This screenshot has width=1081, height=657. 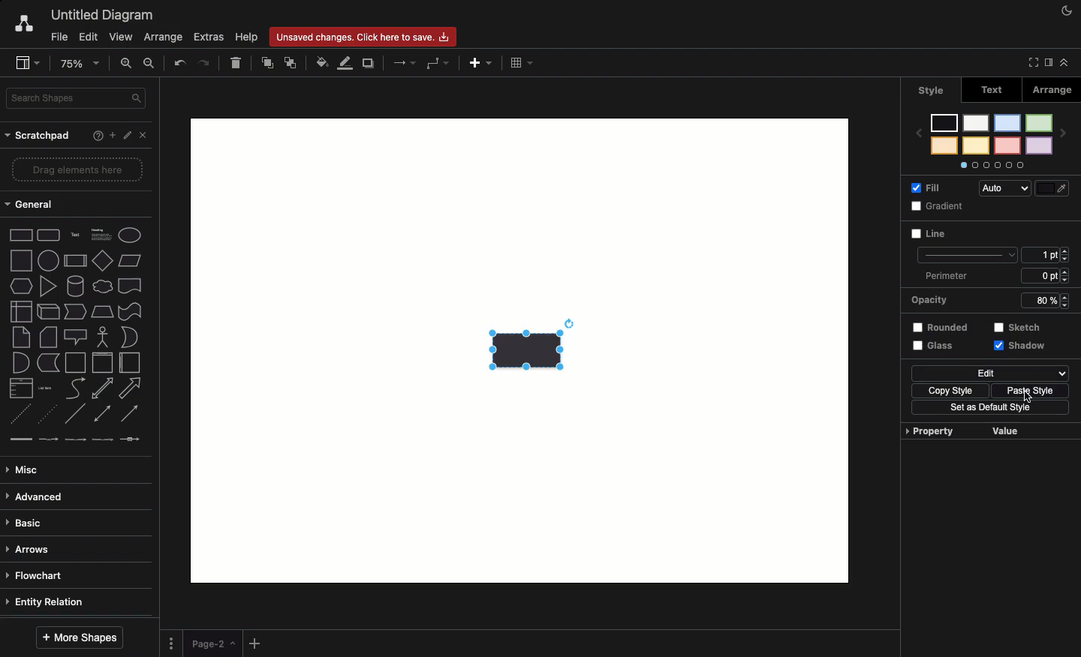 What do you see at coordinates (17, 413) in the screenshot?
I see `dashed line` at bounding box center [17, 413].